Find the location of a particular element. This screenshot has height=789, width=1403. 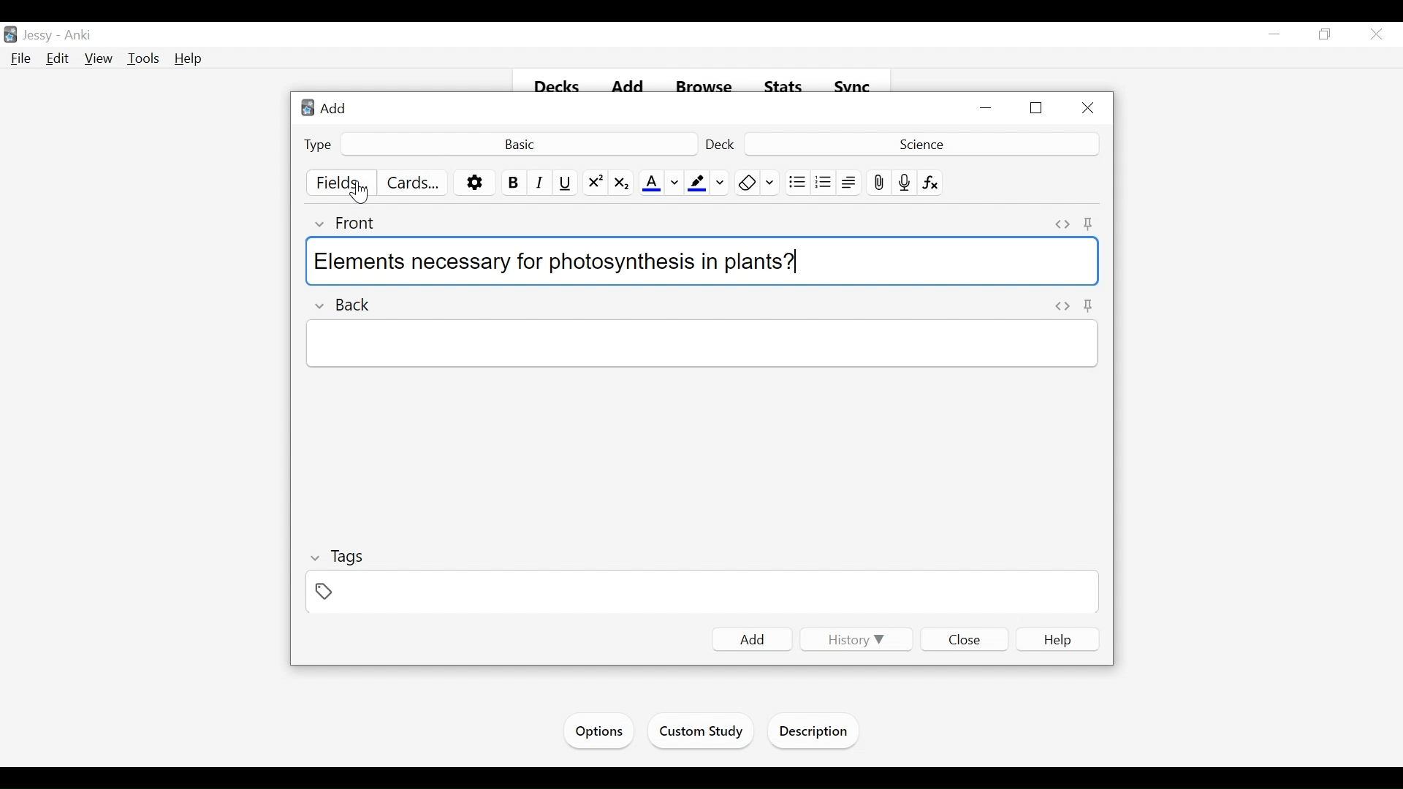

Tags Field is located at coordinates (704, 593).